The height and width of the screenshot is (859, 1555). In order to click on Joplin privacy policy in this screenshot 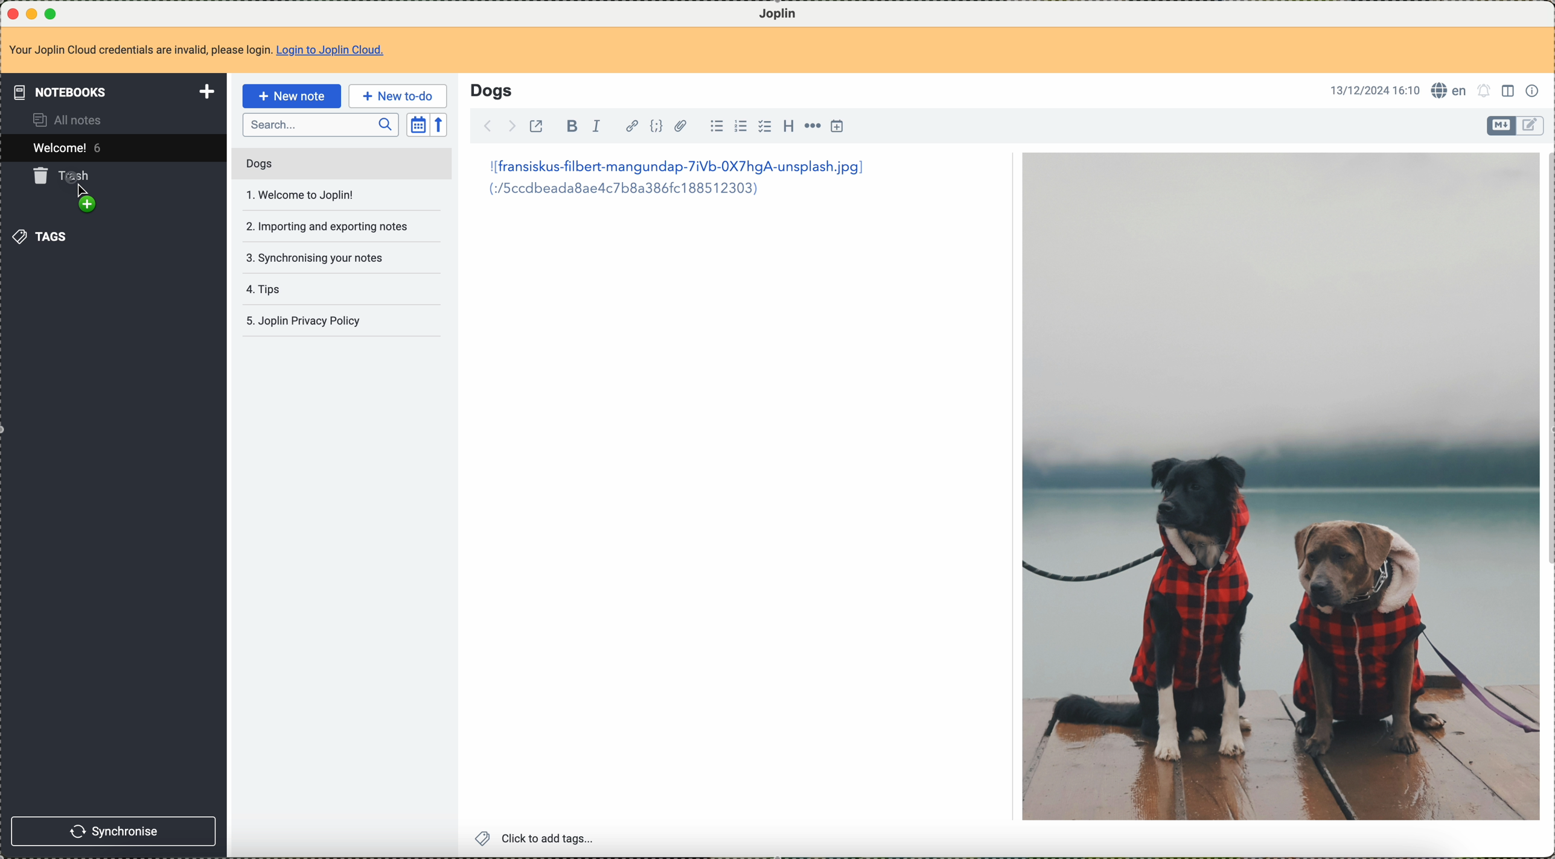, I will do `click(306, 319)`.